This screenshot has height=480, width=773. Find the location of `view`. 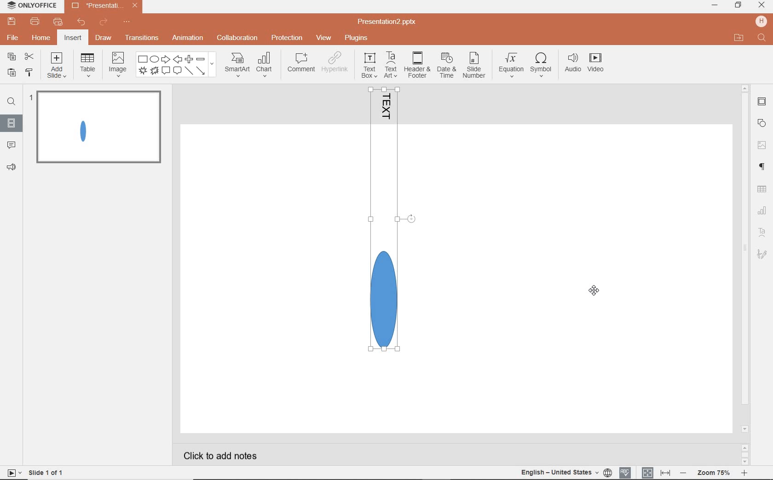

view is located at coordinates (322, 38).